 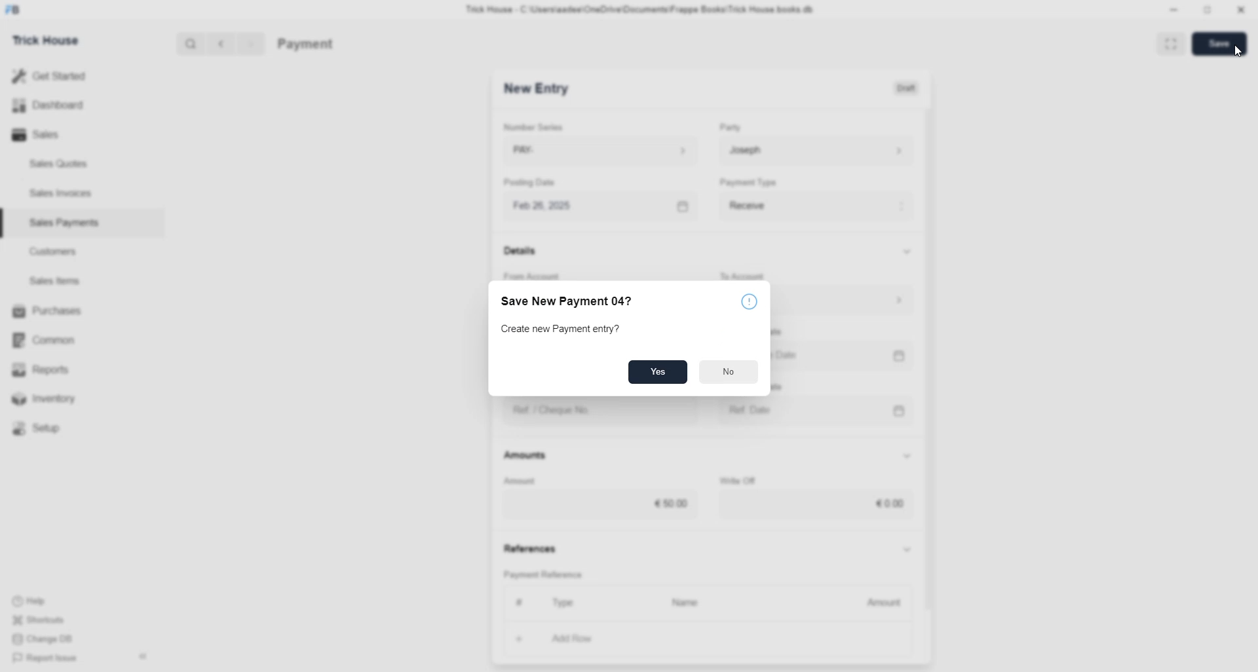 I want to click on Payment Type, so click(x=817, y=207).